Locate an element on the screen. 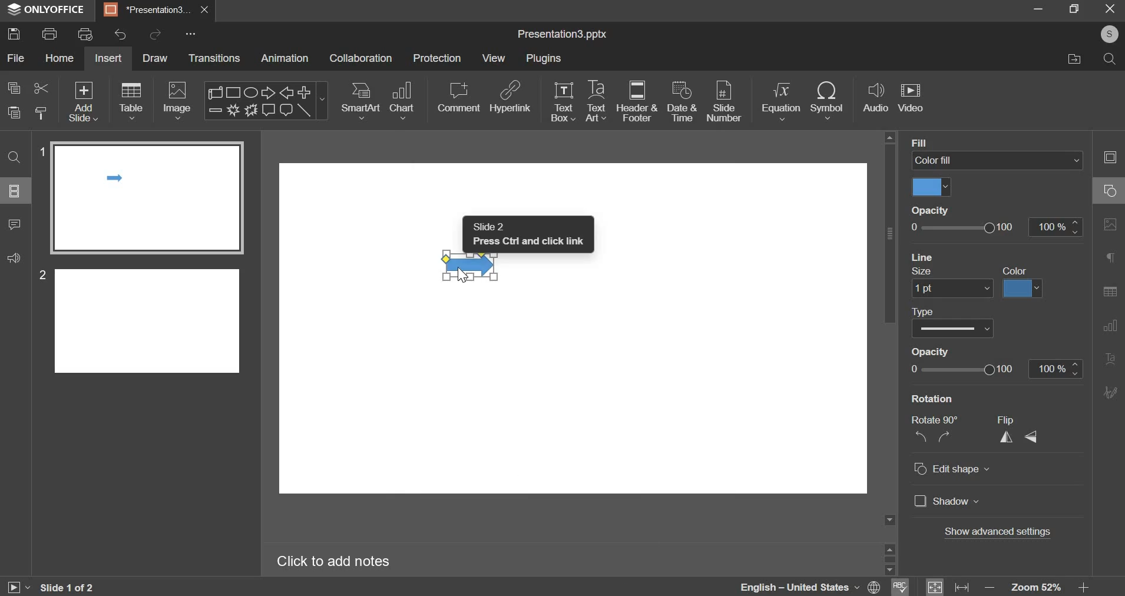 Image resolution: width=1125 pixels, height=596 pixels. rectangular callout is located at coordinates (268, 110).